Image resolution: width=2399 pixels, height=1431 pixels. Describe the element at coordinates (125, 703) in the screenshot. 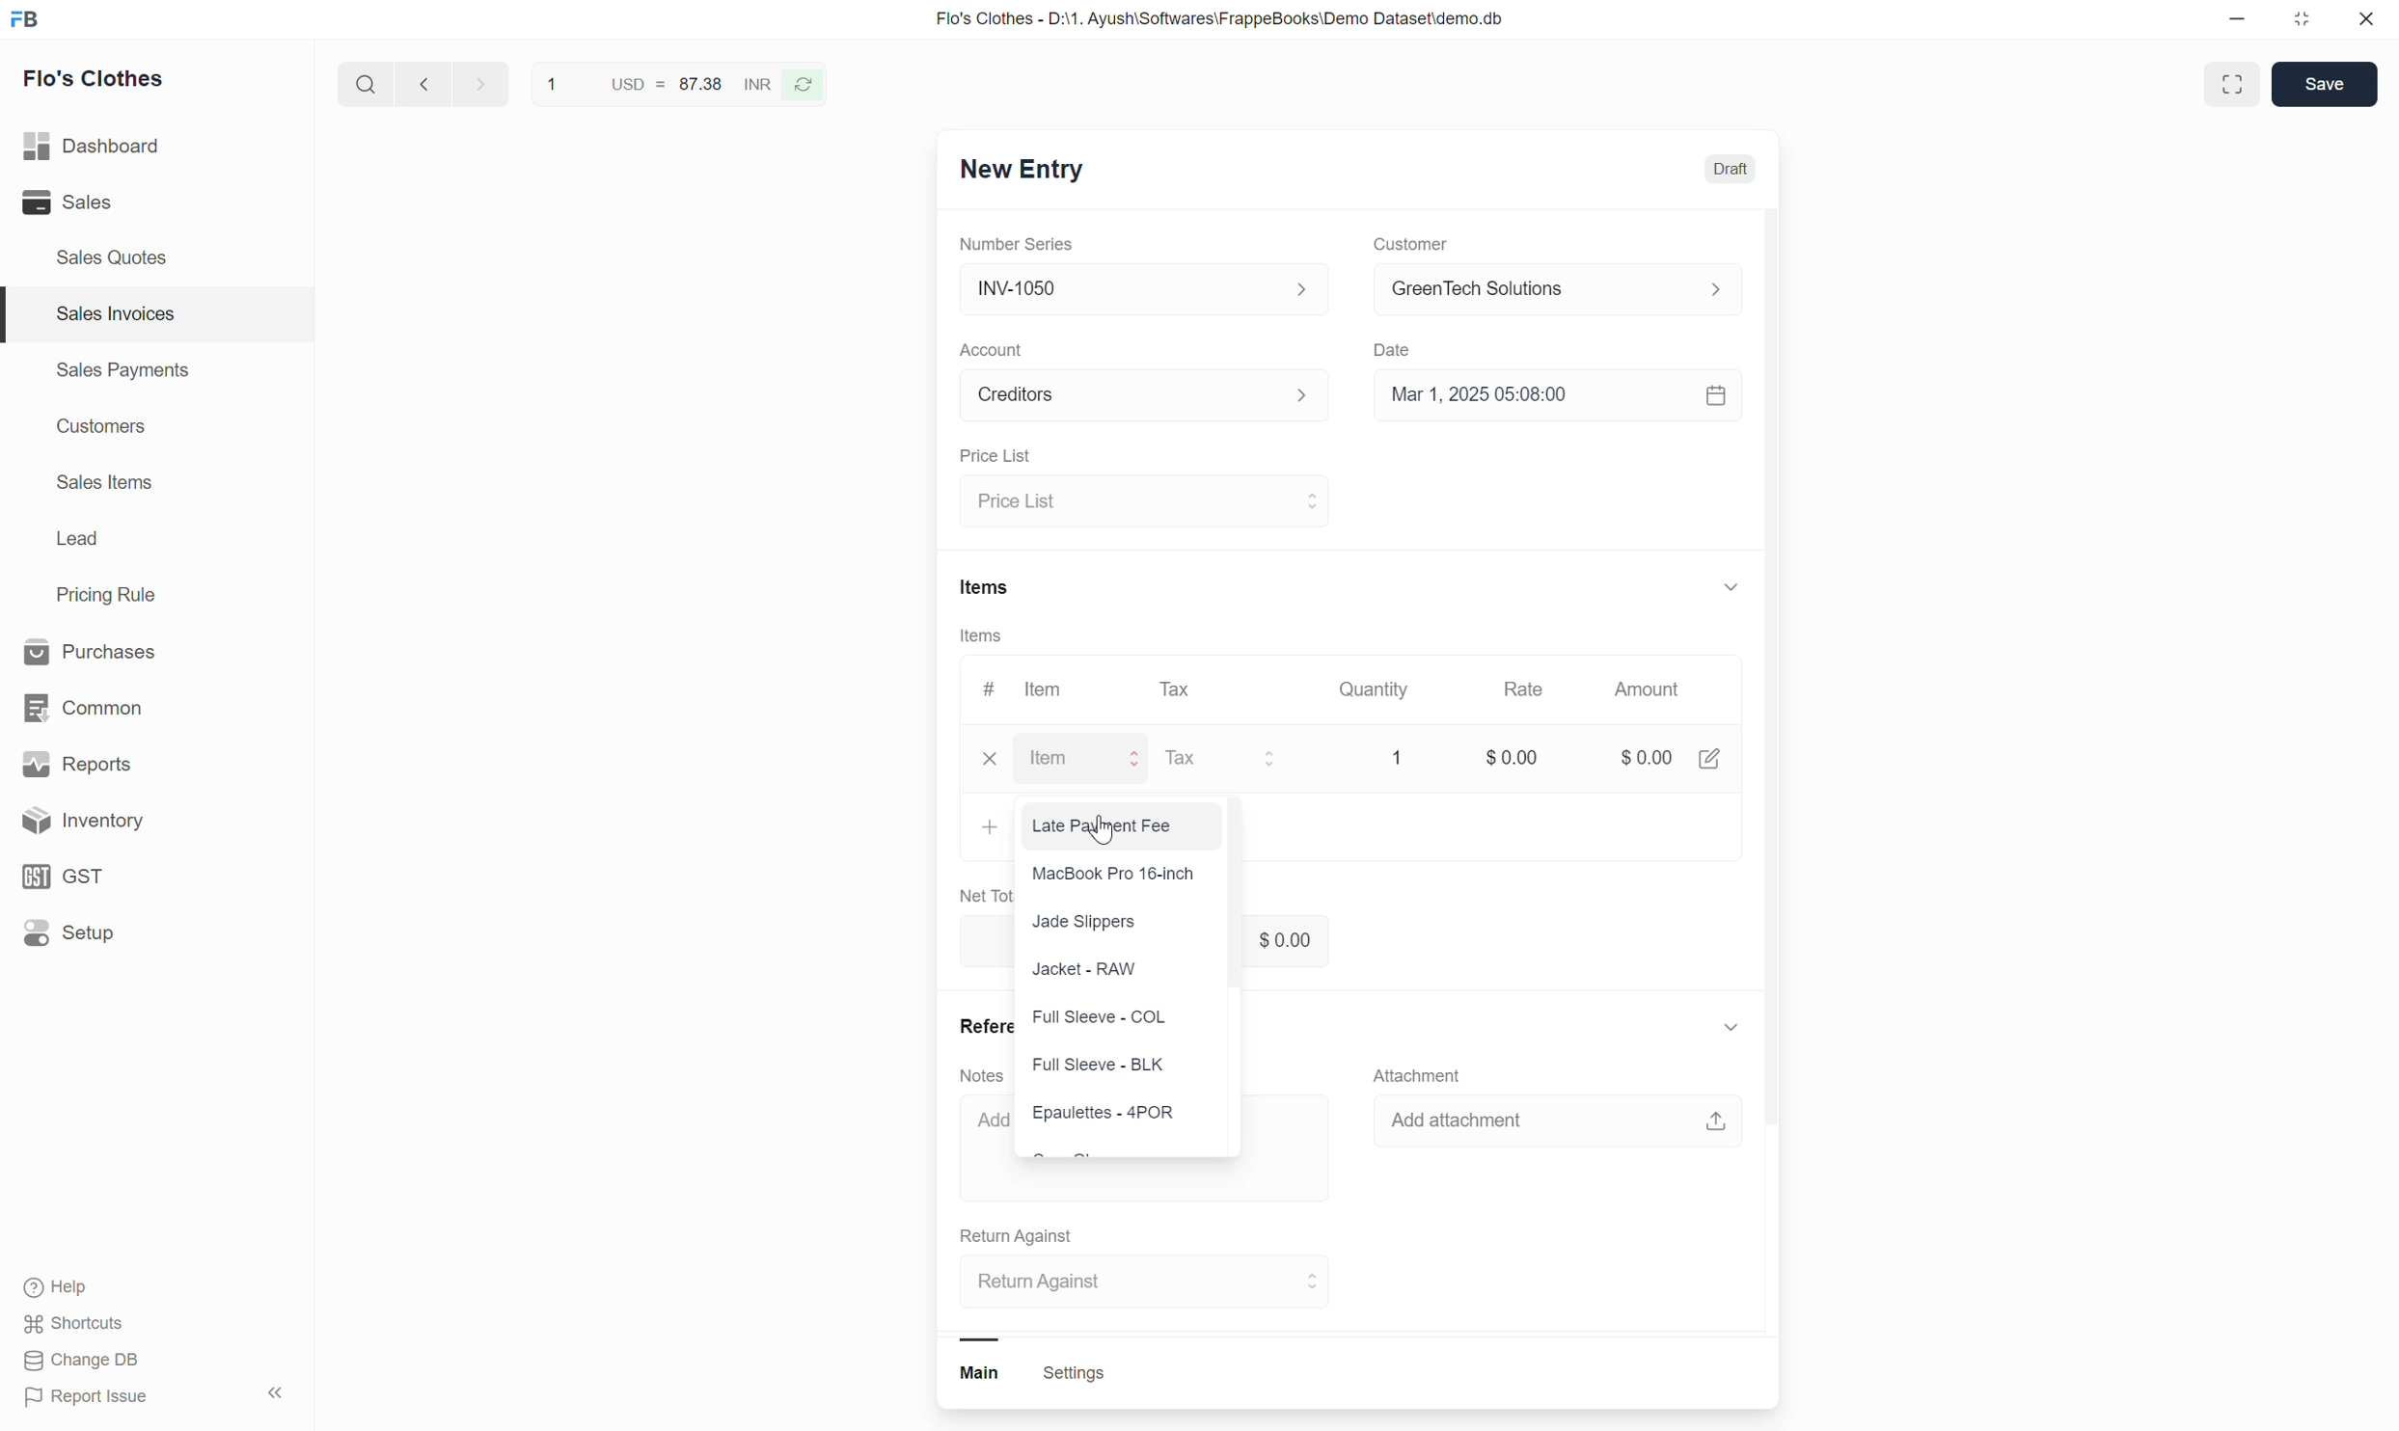

I see `common` at that location.